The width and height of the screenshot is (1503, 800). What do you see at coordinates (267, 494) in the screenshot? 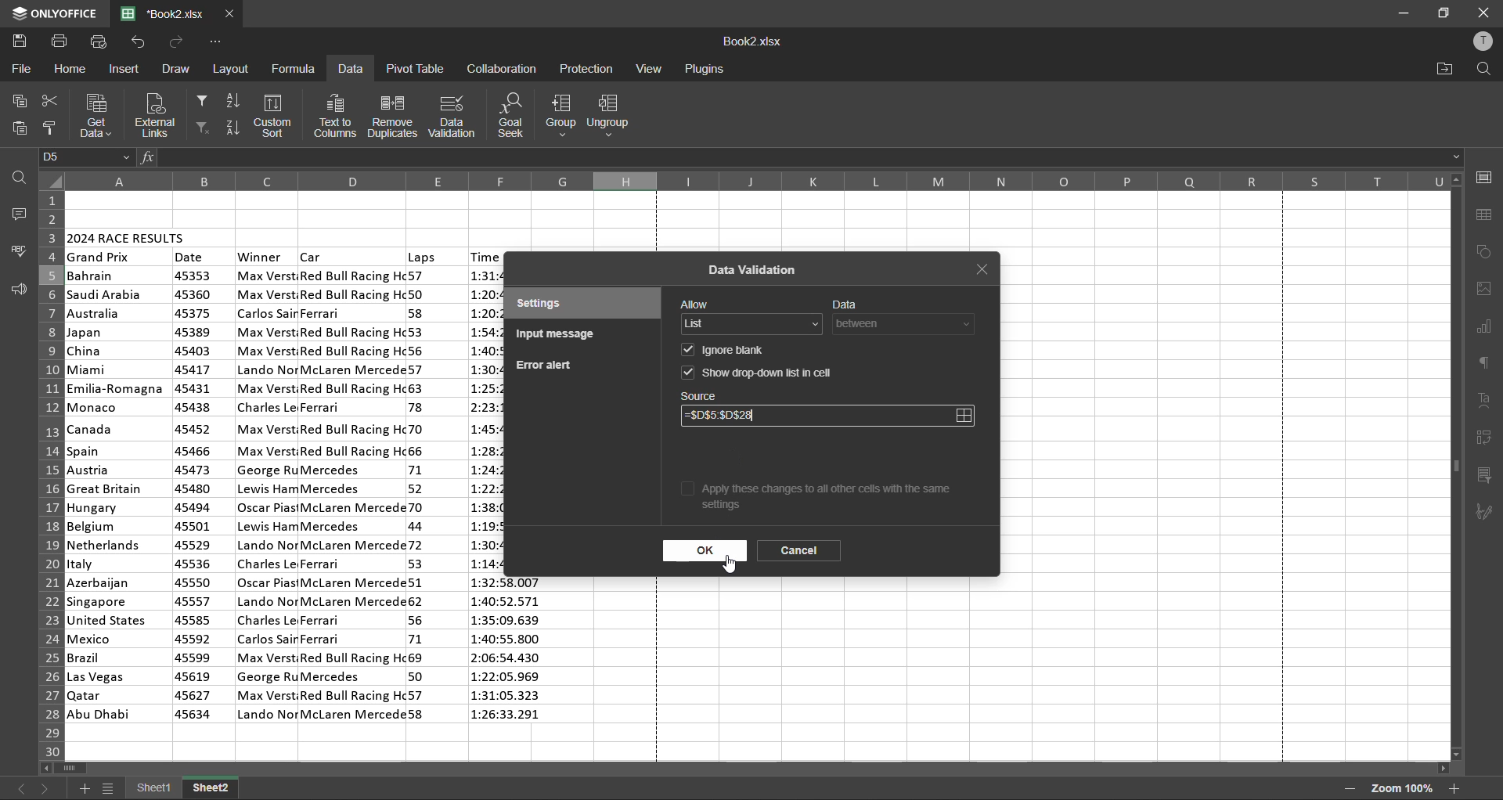
I see `winner` at bounding box center [267, 494].